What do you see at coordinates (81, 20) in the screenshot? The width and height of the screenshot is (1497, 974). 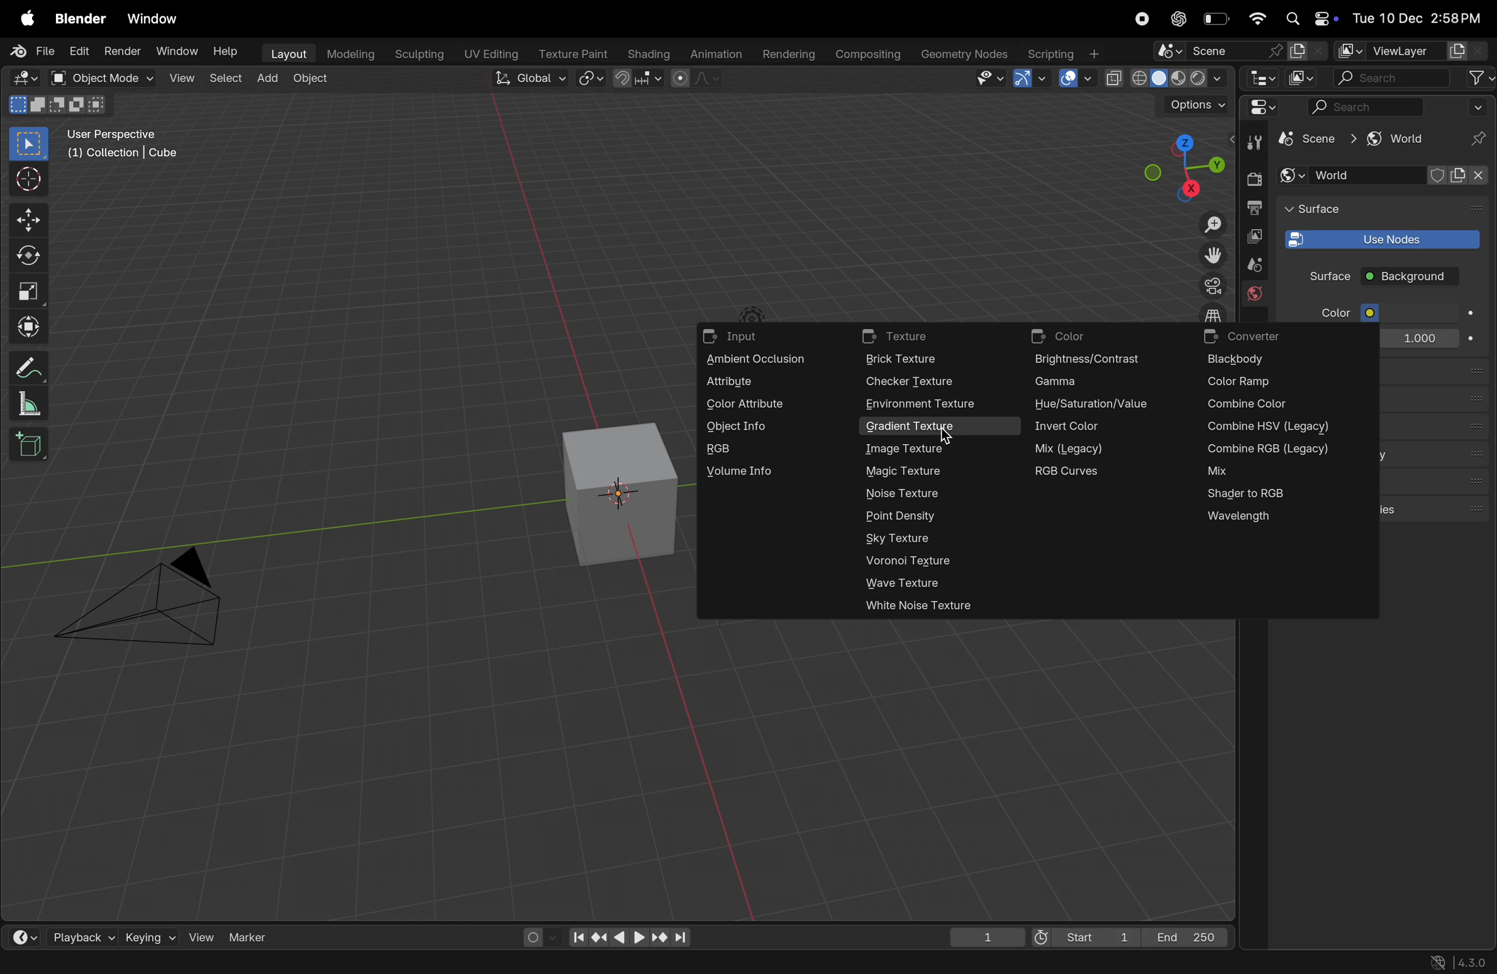 I see `Blender` at bounding box center [81, 20].